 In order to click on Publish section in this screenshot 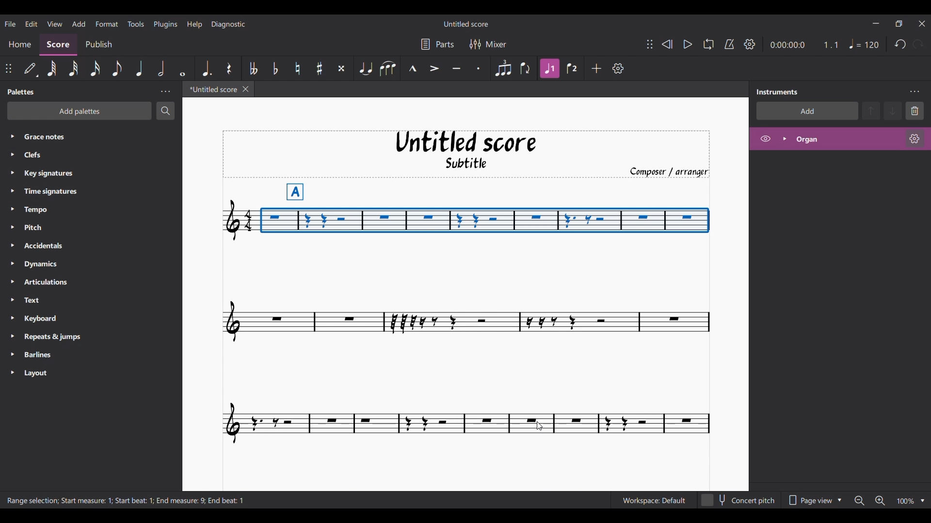, I will do `click(100, 43)`.